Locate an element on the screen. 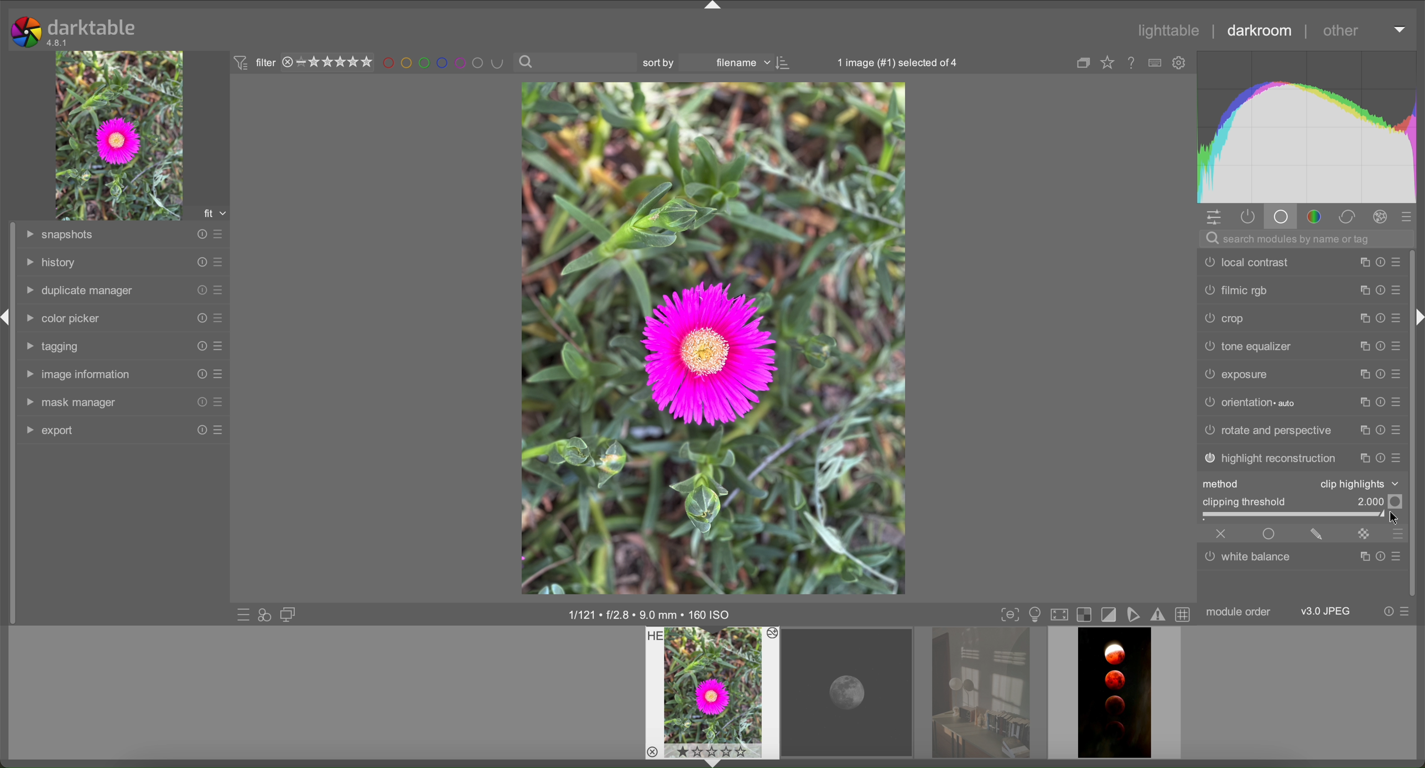  base is located at coordinates (1281, 216).